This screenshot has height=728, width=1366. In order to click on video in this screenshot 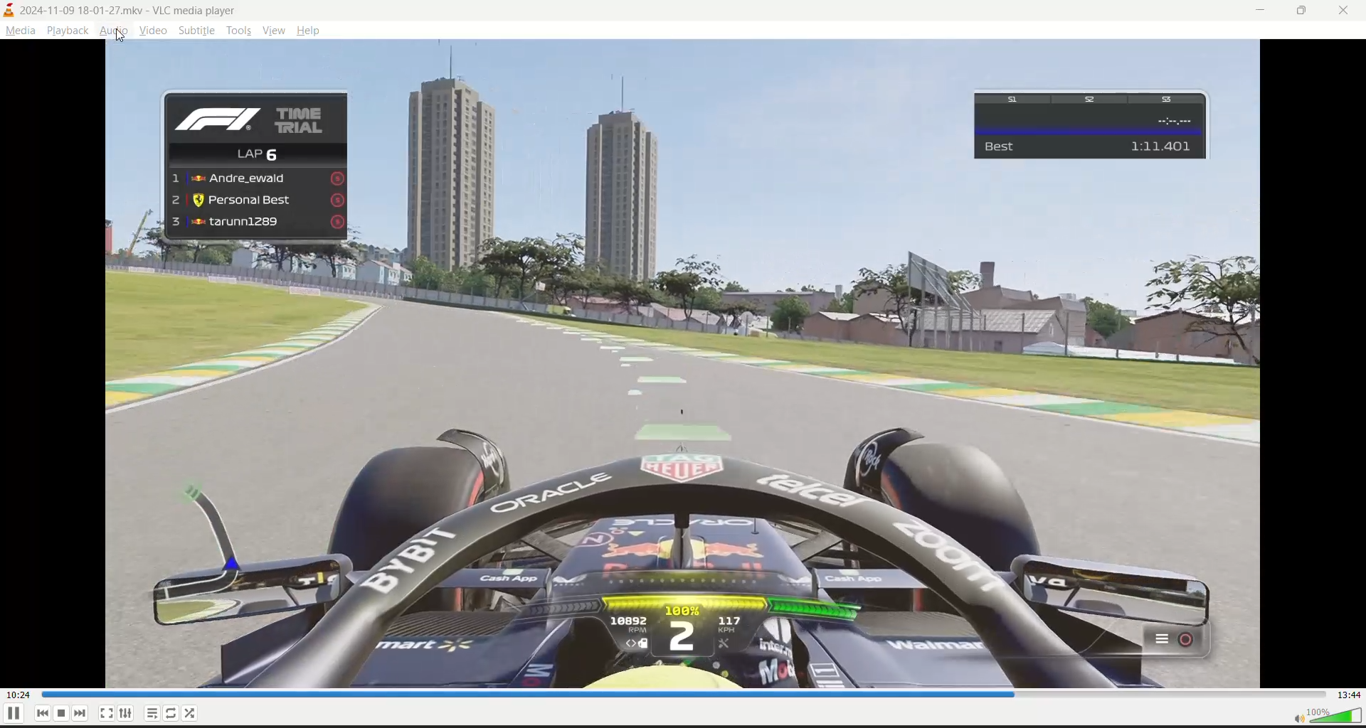, I will do `click(154, 31)`.